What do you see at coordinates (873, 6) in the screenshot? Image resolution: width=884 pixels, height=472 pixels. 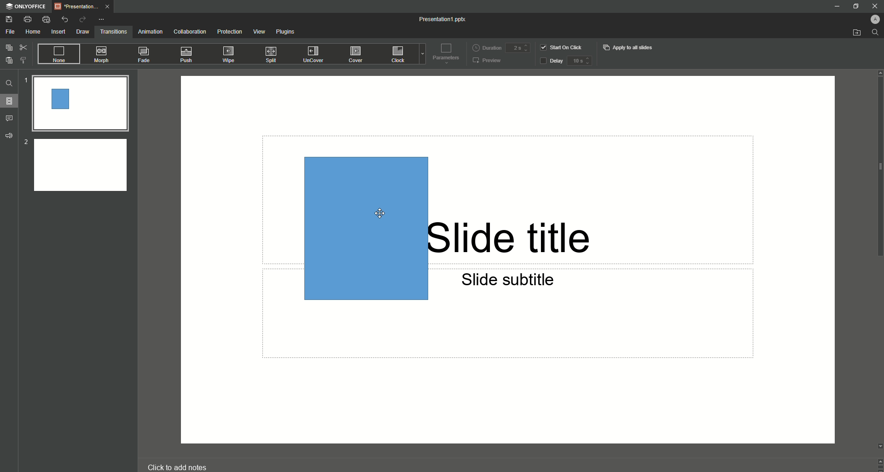 I see `Close` at bounding box center [873, 6].